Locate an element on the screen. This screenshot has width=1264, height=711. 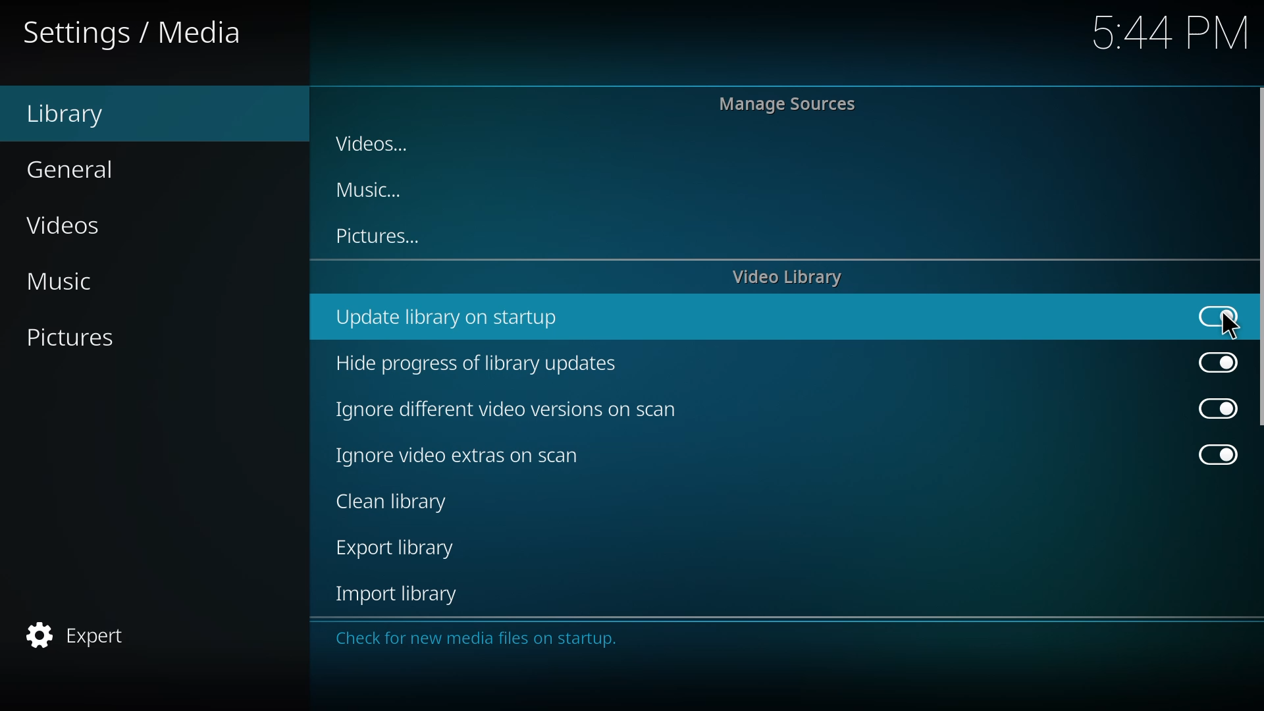
music is located at coordinates (72, 283).